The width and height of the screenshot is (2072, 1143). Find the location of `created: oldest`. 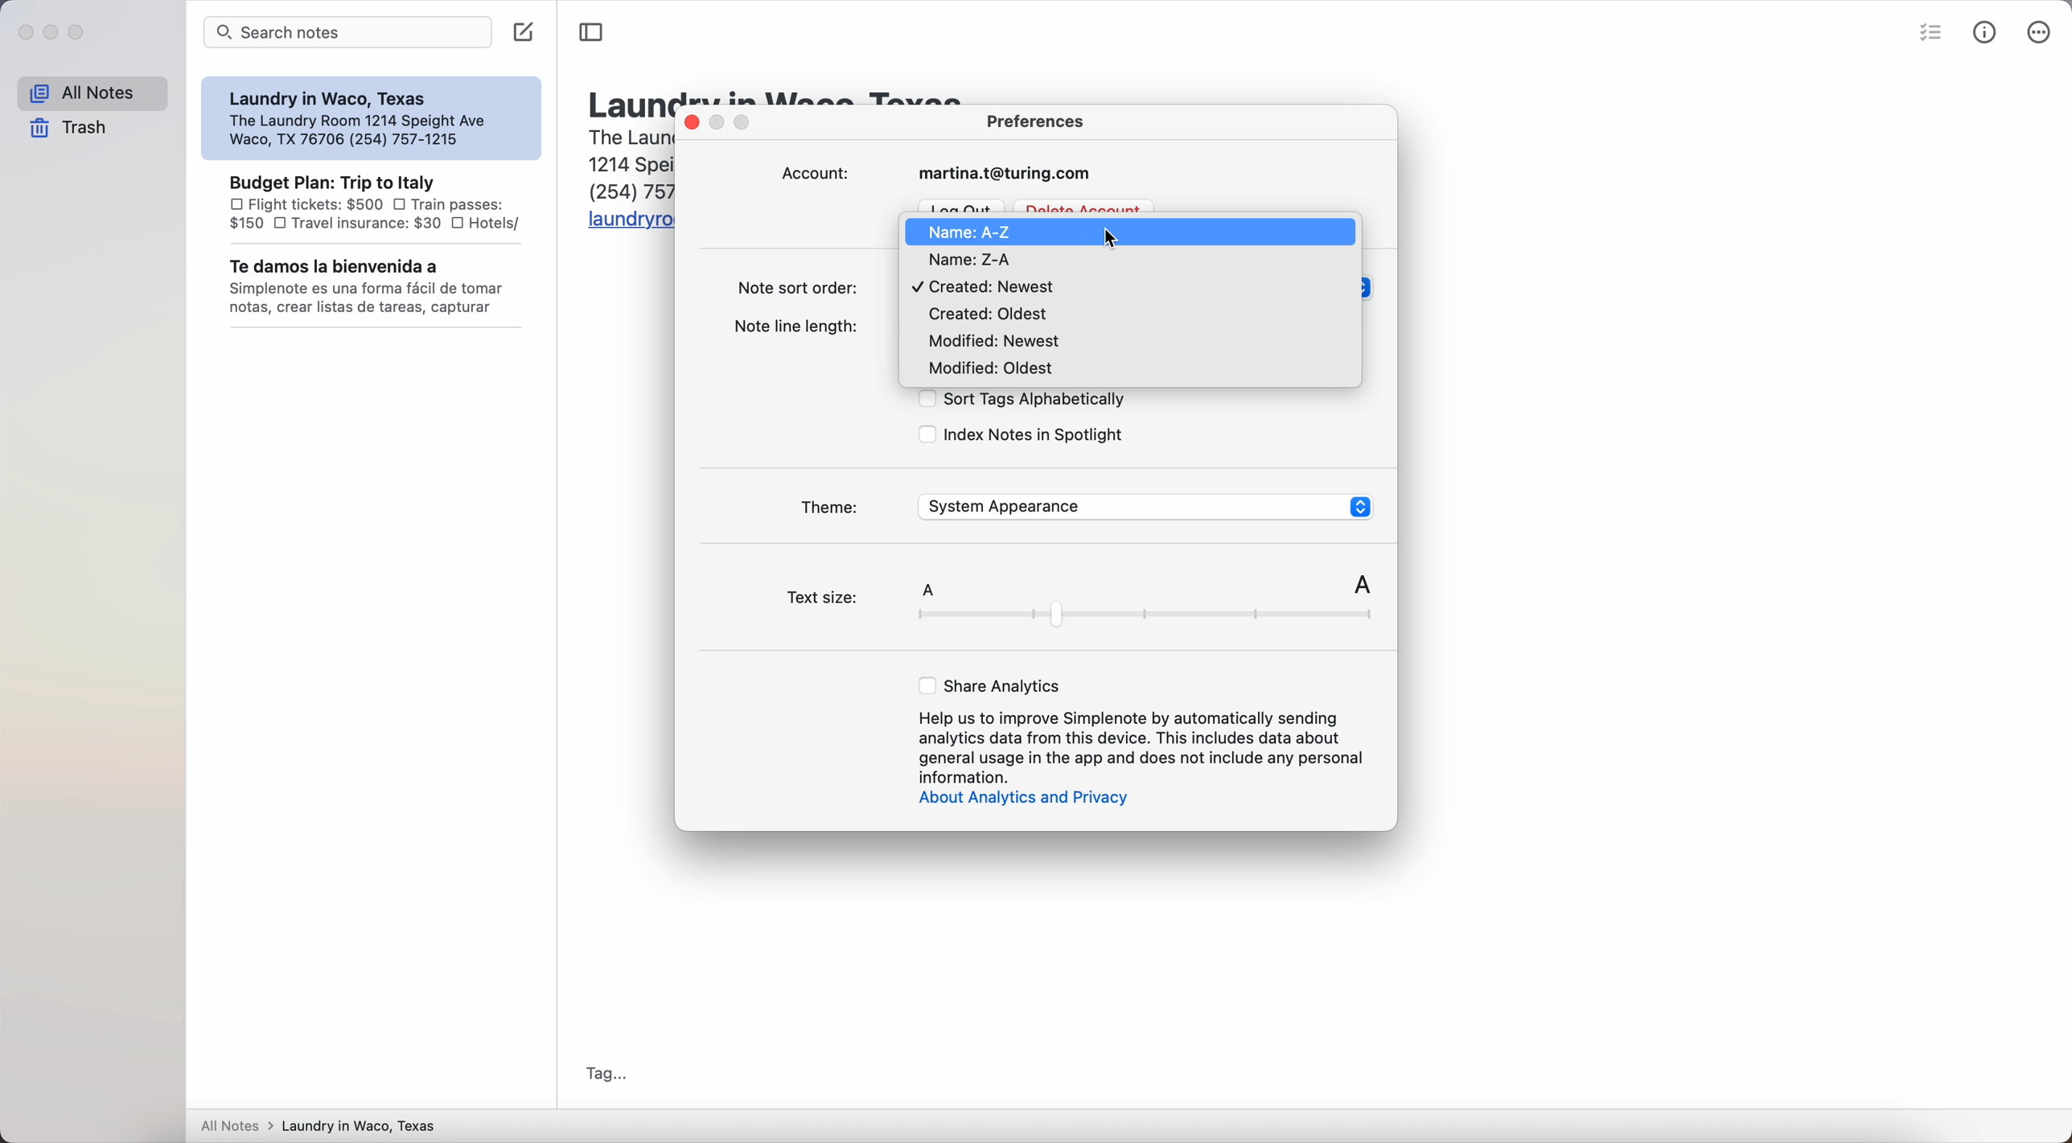

created: oldest is located at coordinates (993, 316).